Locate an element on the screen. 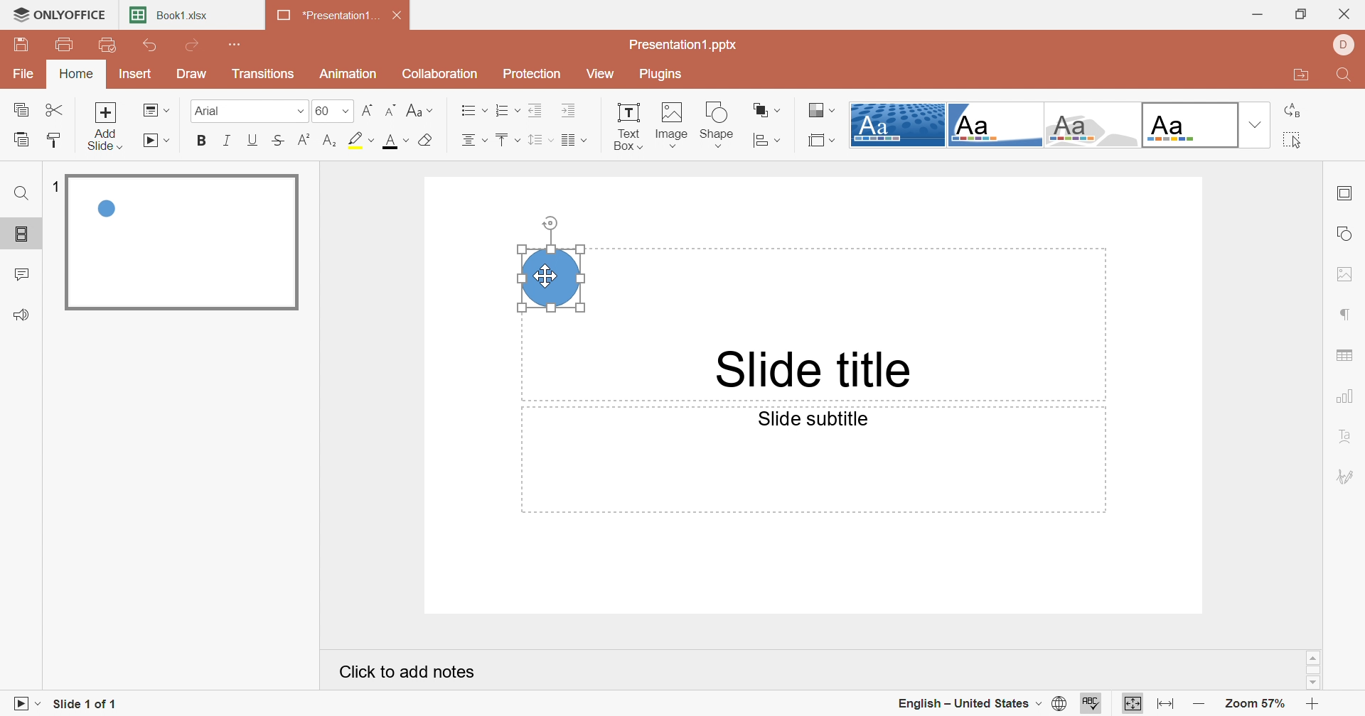  Shape is located at coordinates (550, 277).